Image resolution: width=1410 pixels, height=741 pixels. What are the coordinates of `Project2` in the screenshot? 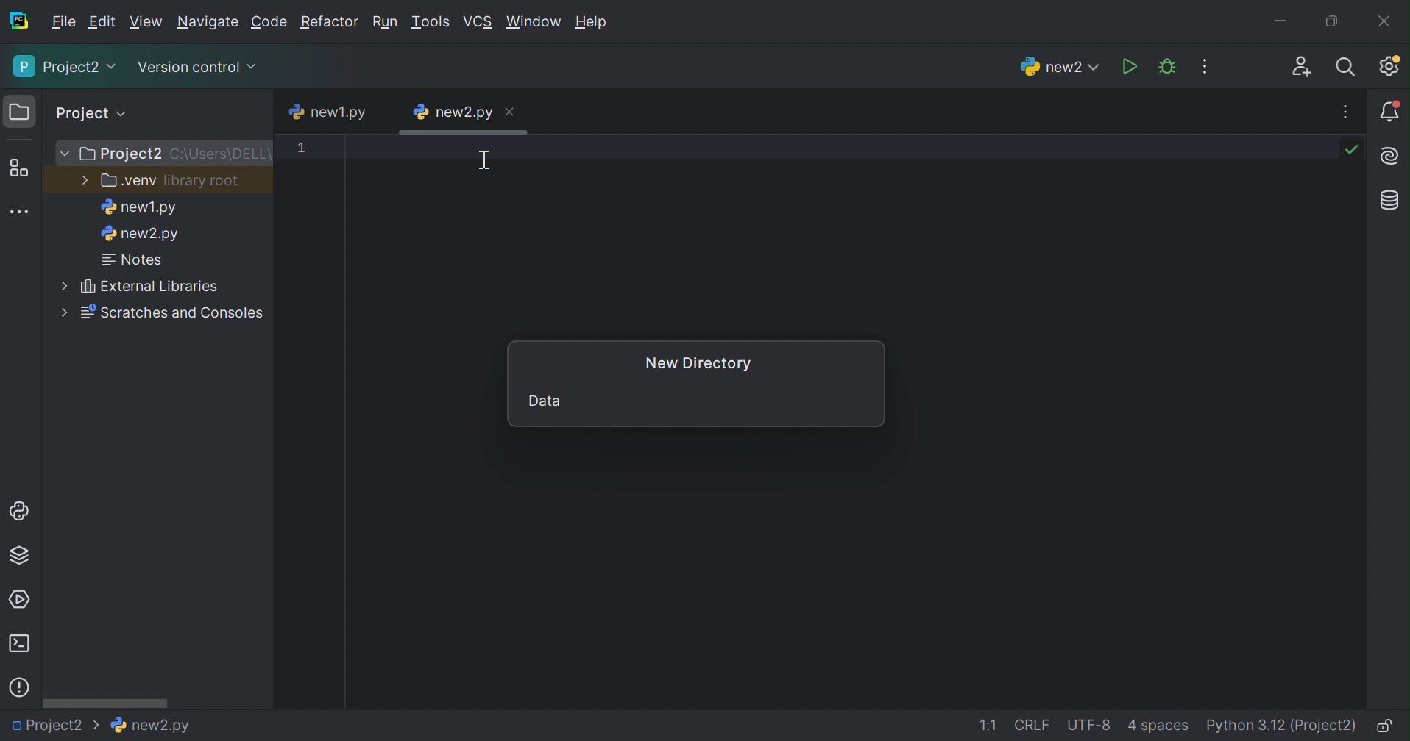 It's located at (63, 68).